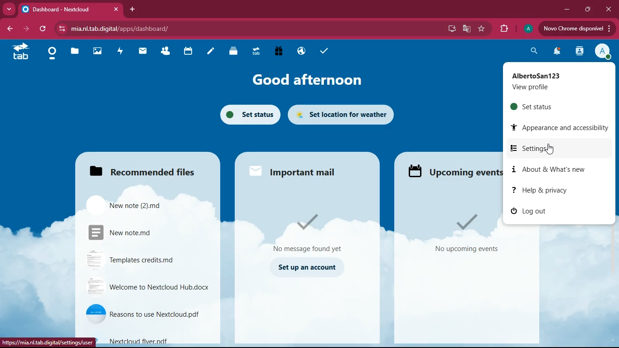 The width and height of the screenshot is (619, 348). What do you see at coordinates (533, 51) in the screenshot?
I see `search` at bounding box center [533, 51].